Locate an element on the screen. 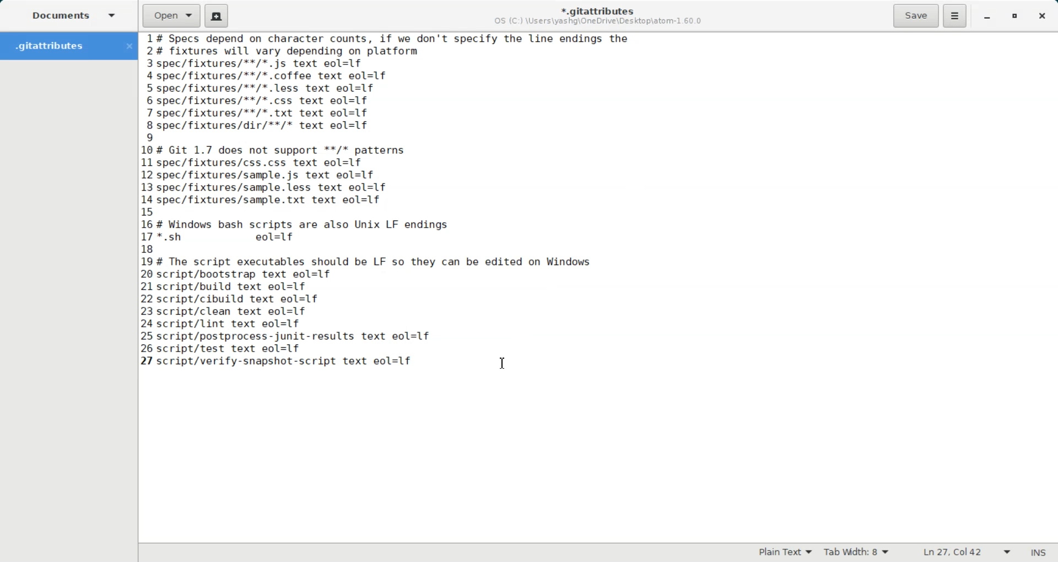 The height and width of the screenshot is (562, 1058). text line number is located at coordinates (149, 192).